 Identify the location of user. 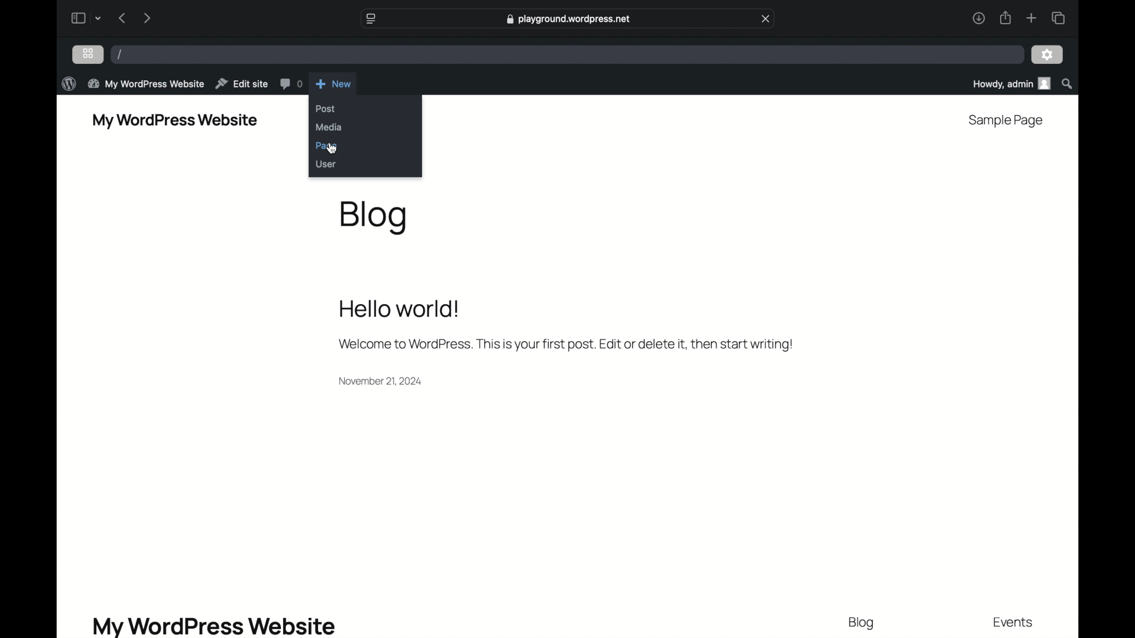
(325, 164).